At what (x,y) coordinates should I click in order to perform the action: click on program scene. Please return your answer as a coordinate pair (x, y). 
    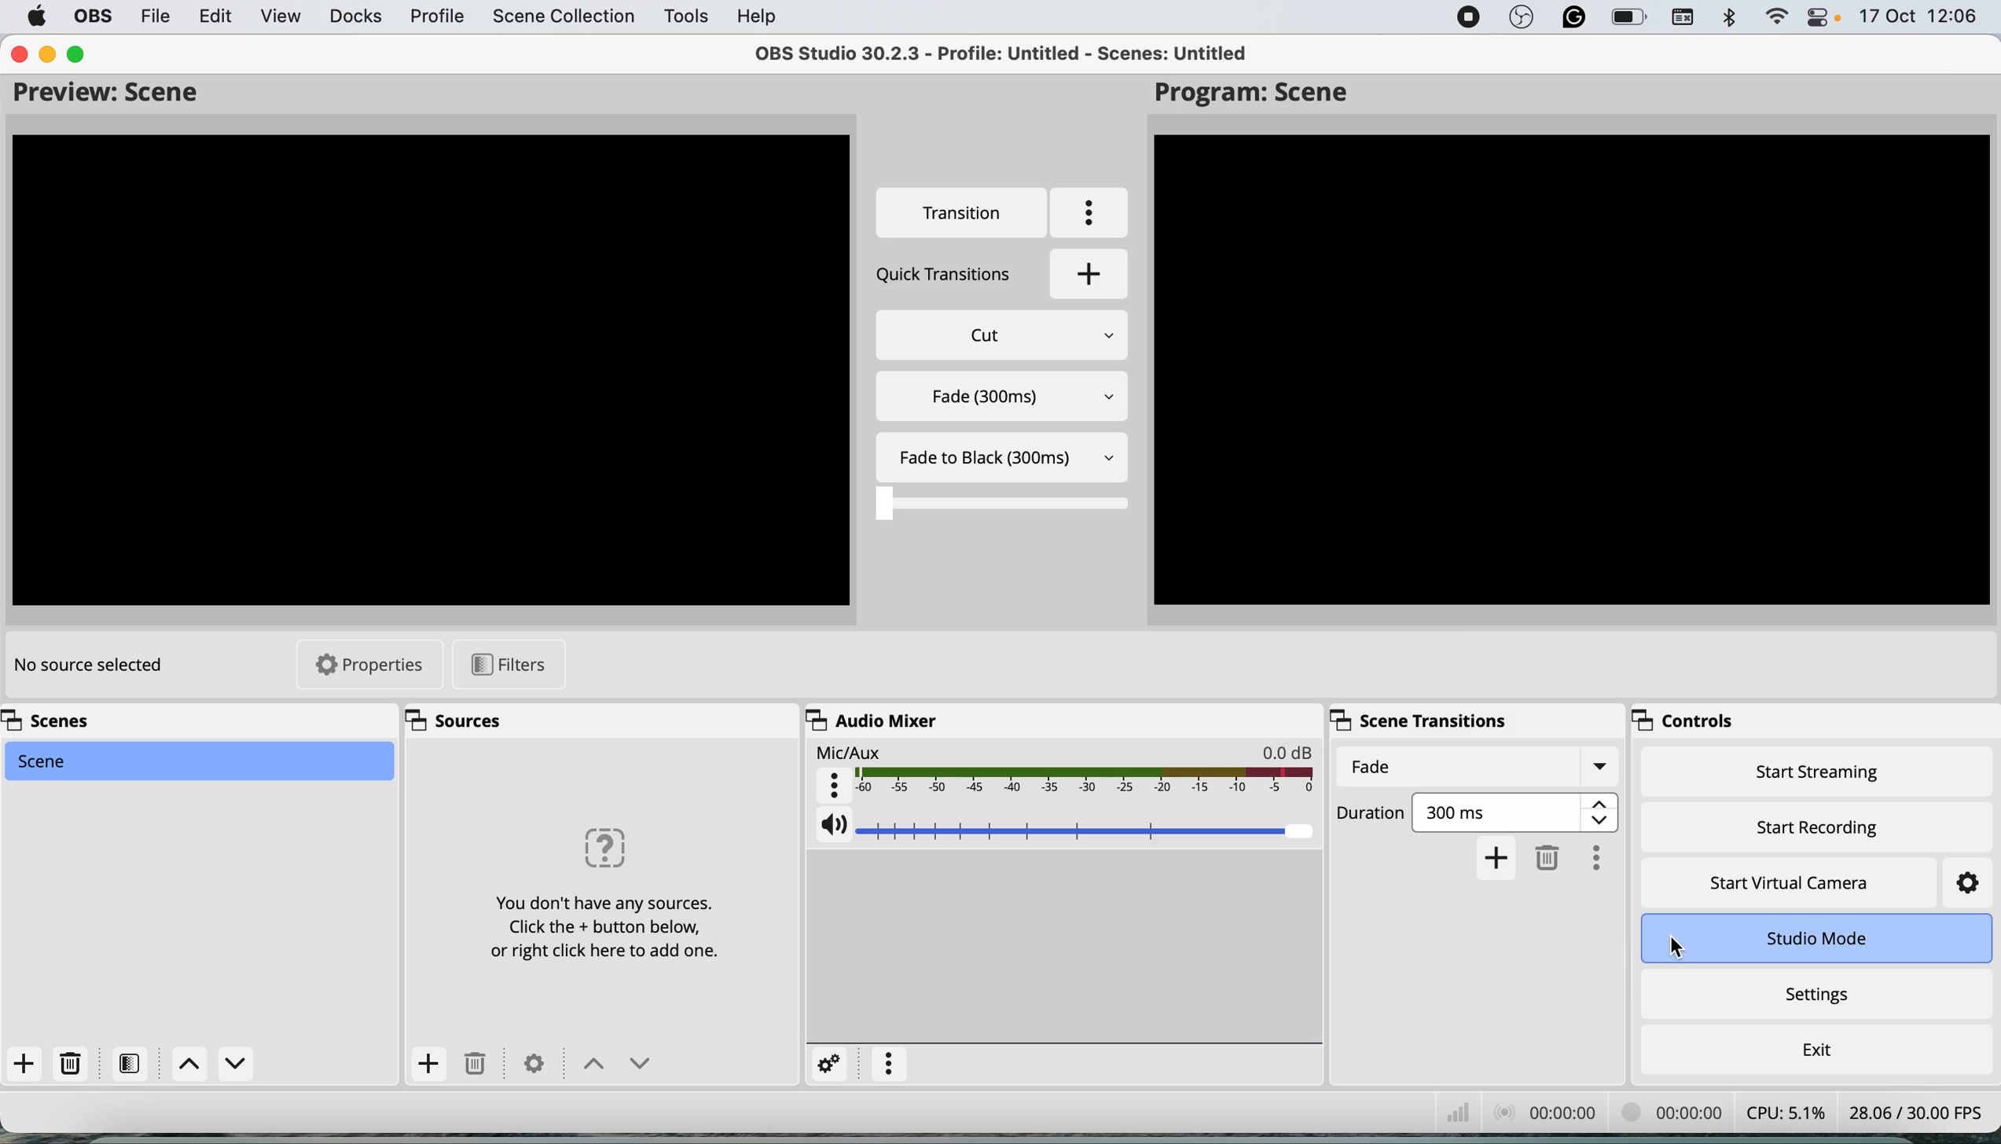
    Looking at the image, I should click on (1260, 93).